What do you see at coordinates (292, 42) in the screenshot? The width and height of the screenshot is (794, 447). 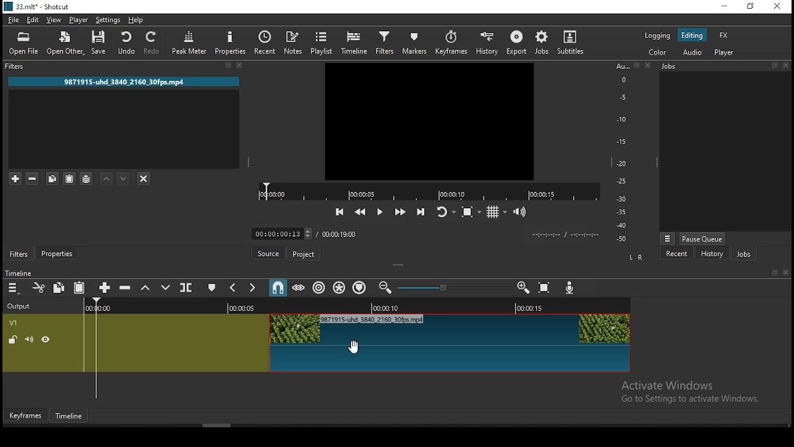 I see `notes` at bounding box center [292, 42].